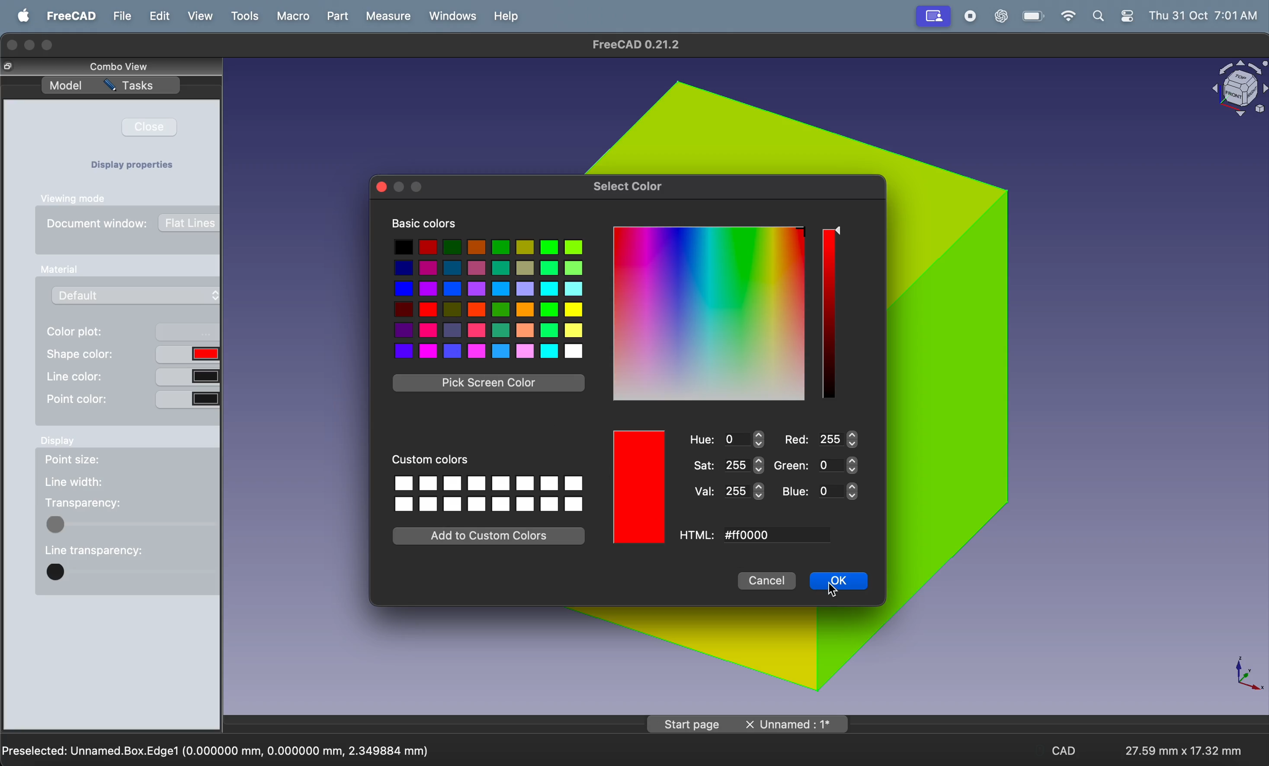 The image size is (1269, 766). What do you see at coordinates (838, 583) in the screenshot?
I see `ok` at bounding box center [838, 583].